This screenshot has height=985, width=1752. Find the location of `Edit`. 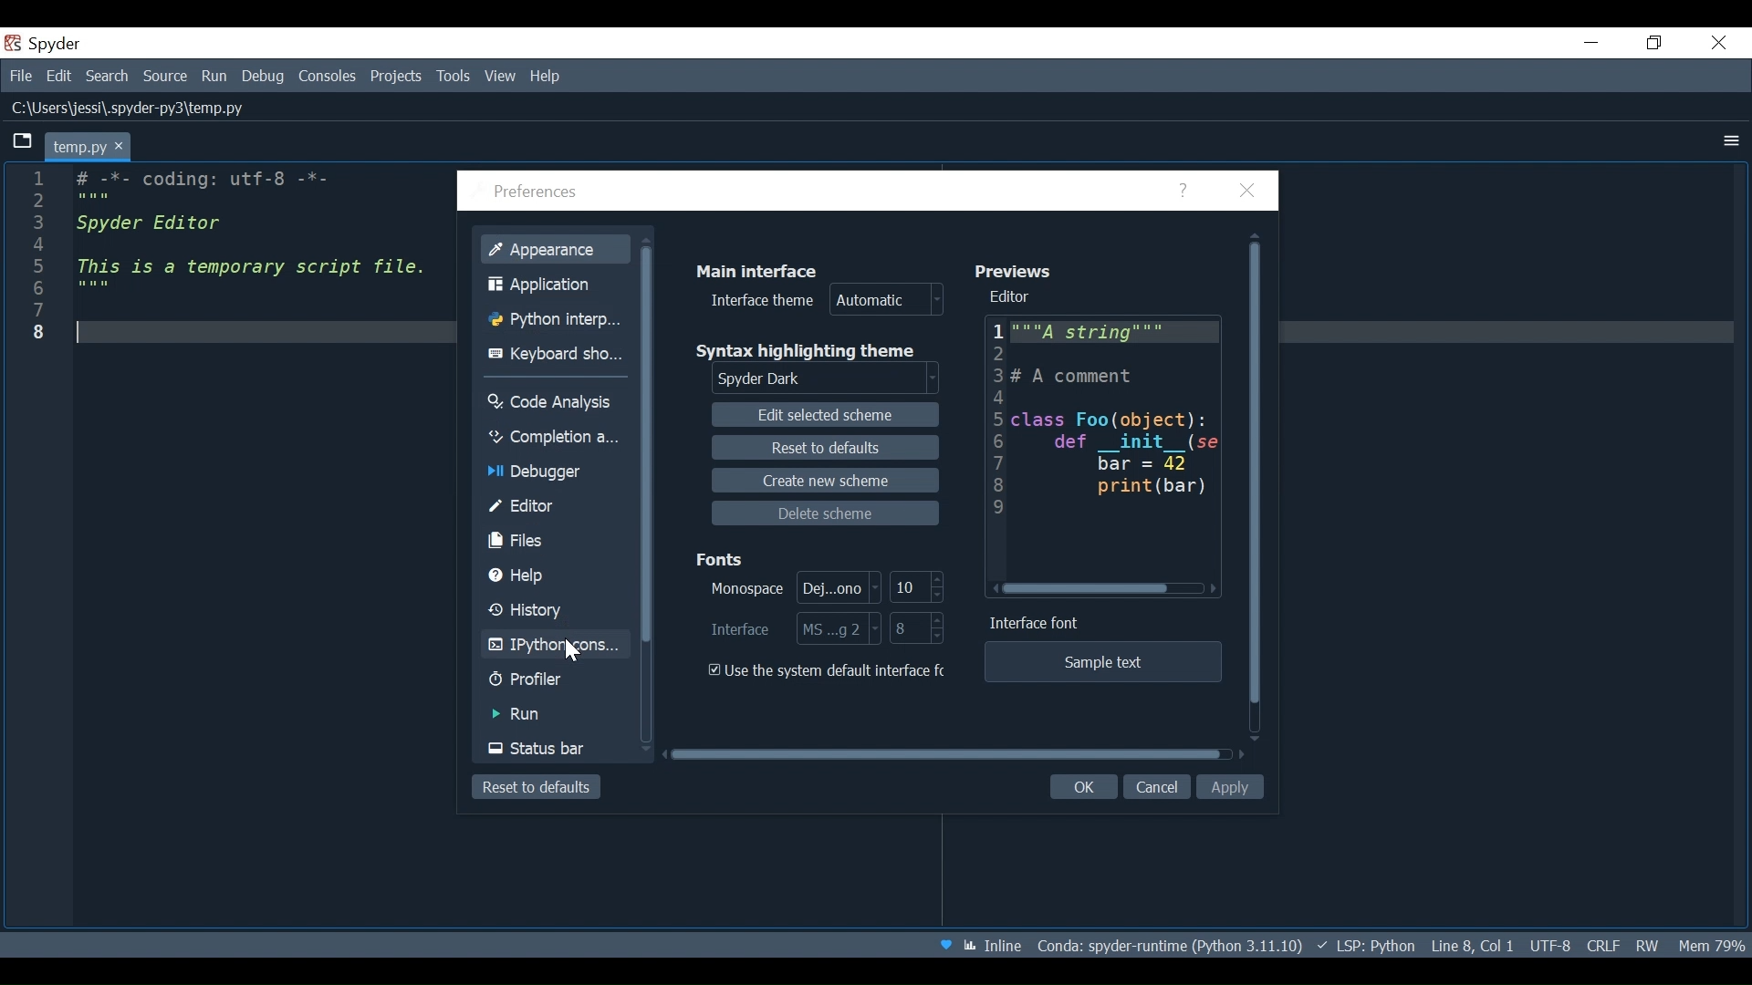

Edit is located at coordinates (55, 76).